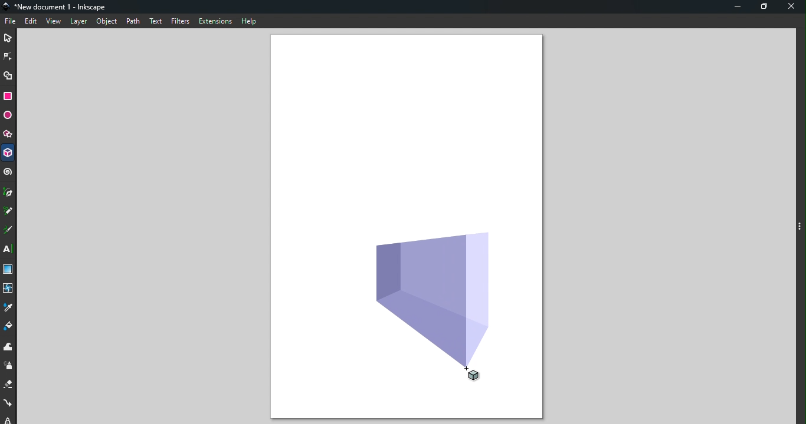  I want to click on Tweak tool, so click(10, 348).